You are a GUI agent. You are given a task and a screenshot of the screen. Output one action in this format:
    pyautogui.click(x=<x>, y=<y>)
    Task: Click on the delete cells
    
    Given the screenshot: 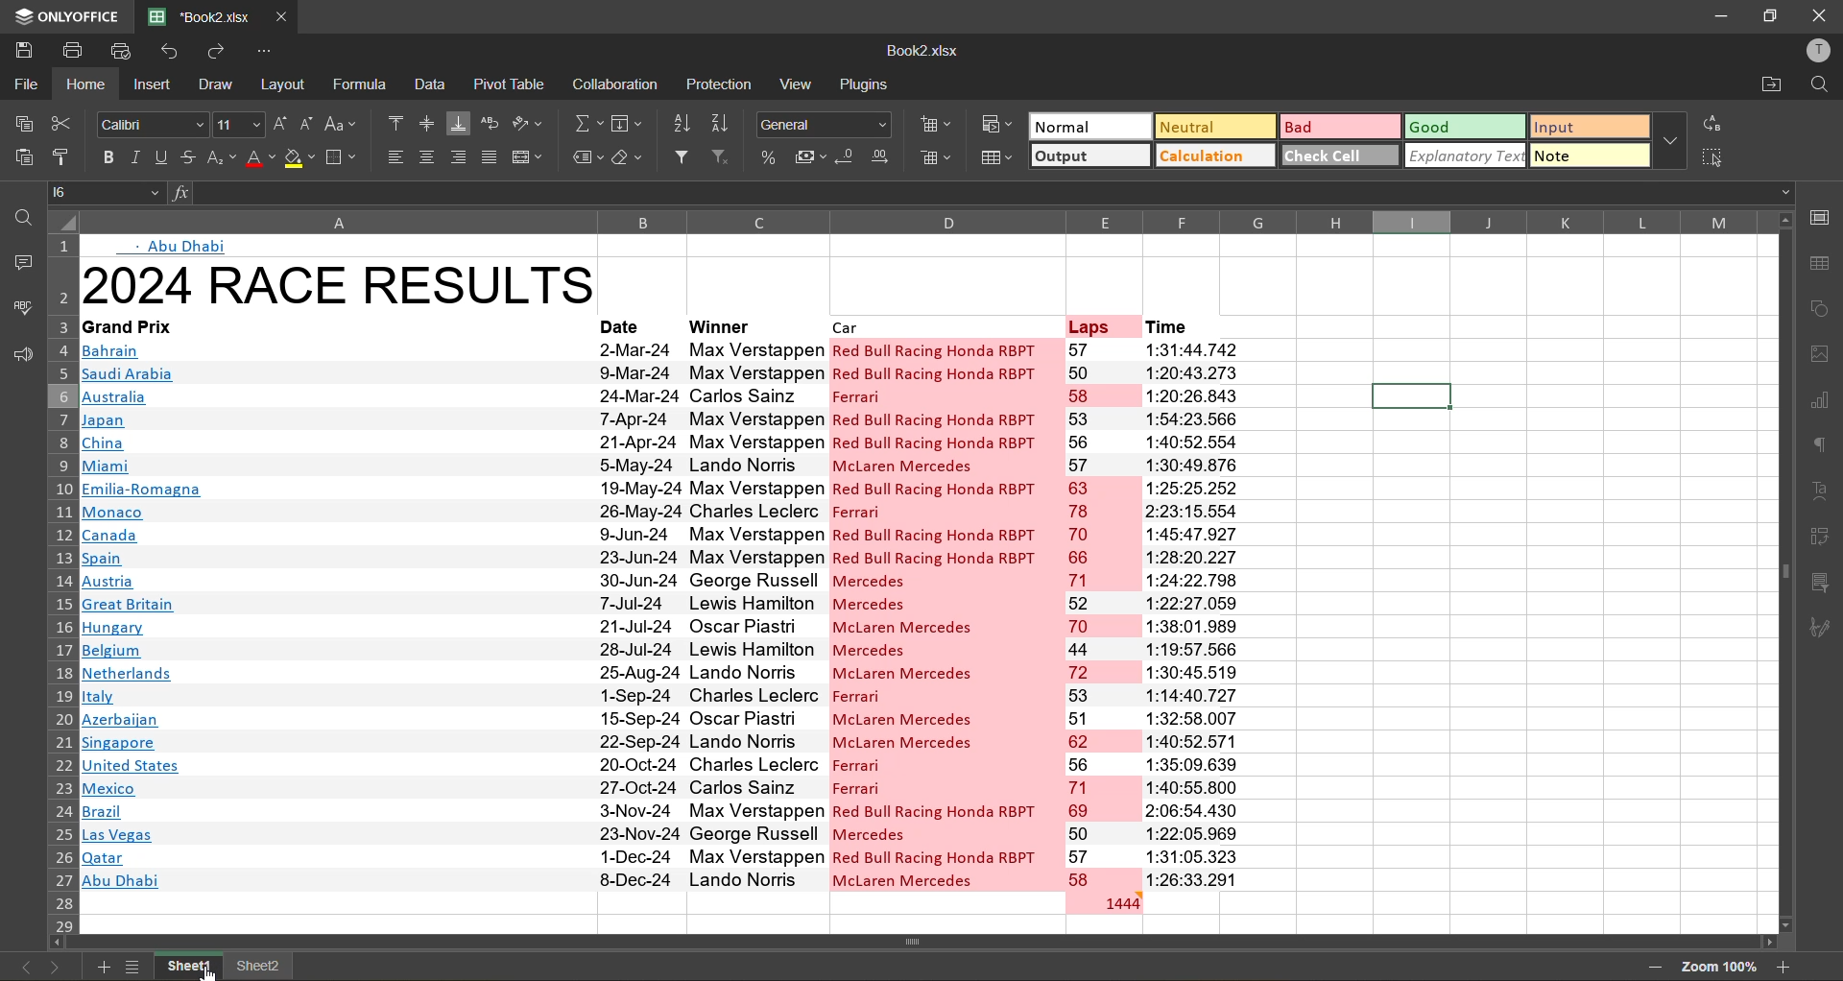 What is the action you would take?
    pyautogui.click(x=936, y=158)
    